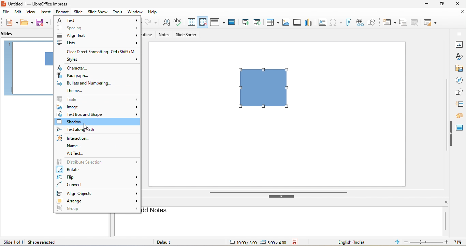 This screenshot has width=466, height=246. I want to click on flip, so click(97, 177).